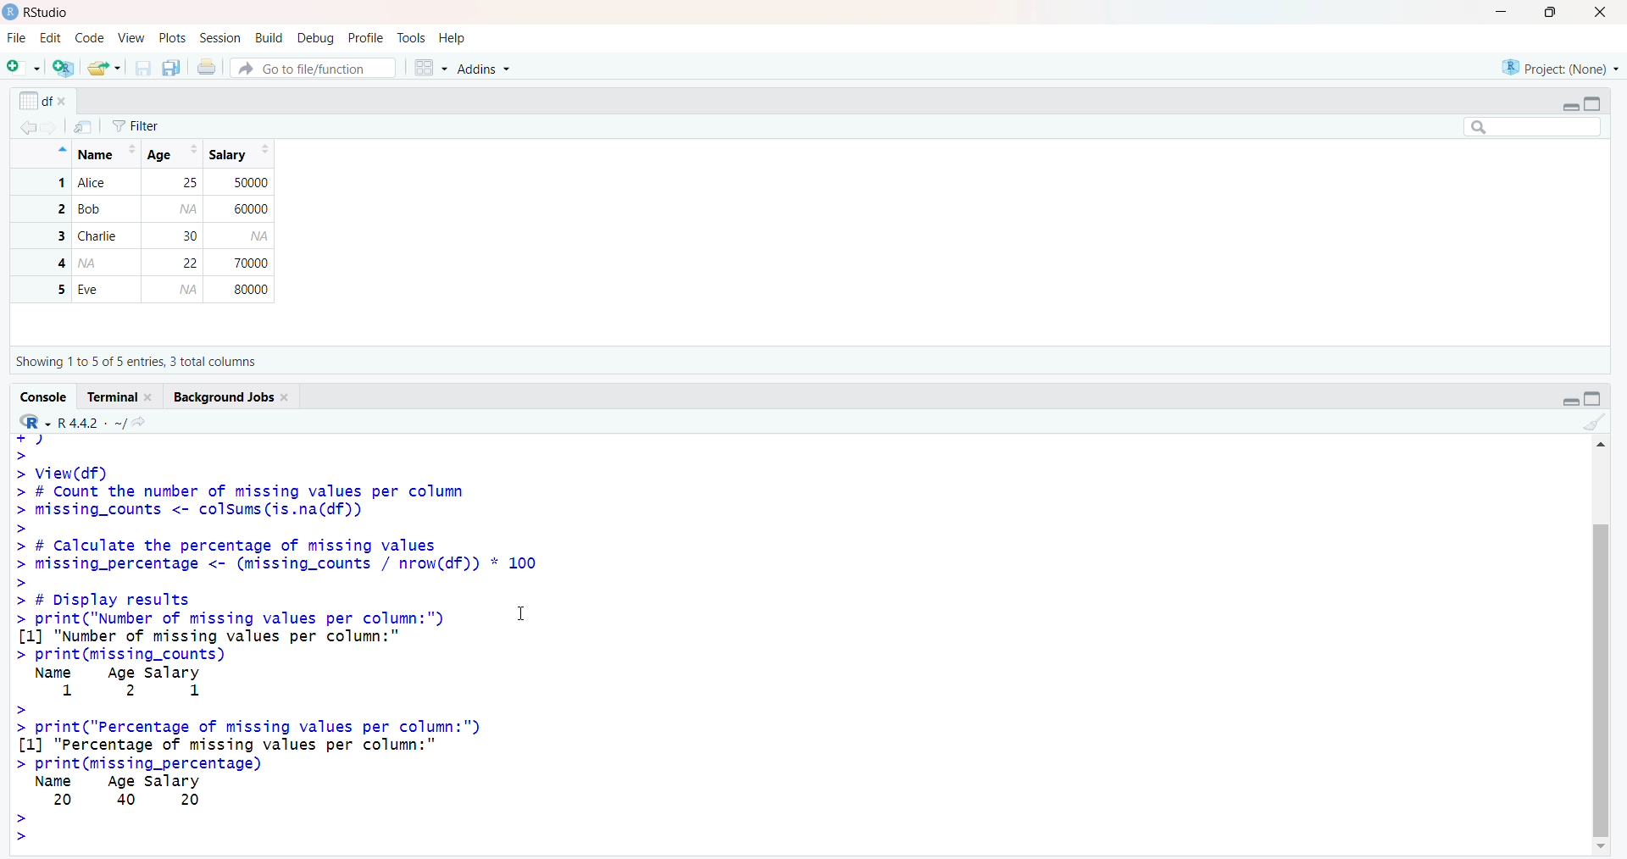 This screenshot has width=1627, height=859. What do you see at coordinates (102, 68) in the screenshot?
I see `Open an existing file (Ctrl + O)` at bounding box center [102, 68].